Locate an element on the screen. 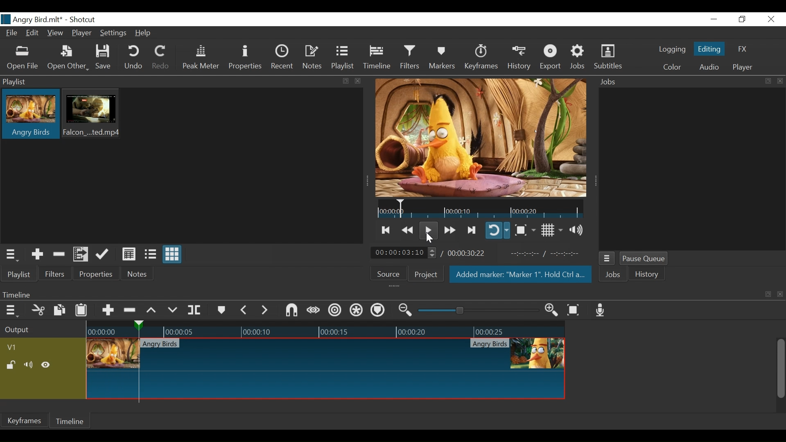  Add files to the playlist is located at coordinates (81, 255).